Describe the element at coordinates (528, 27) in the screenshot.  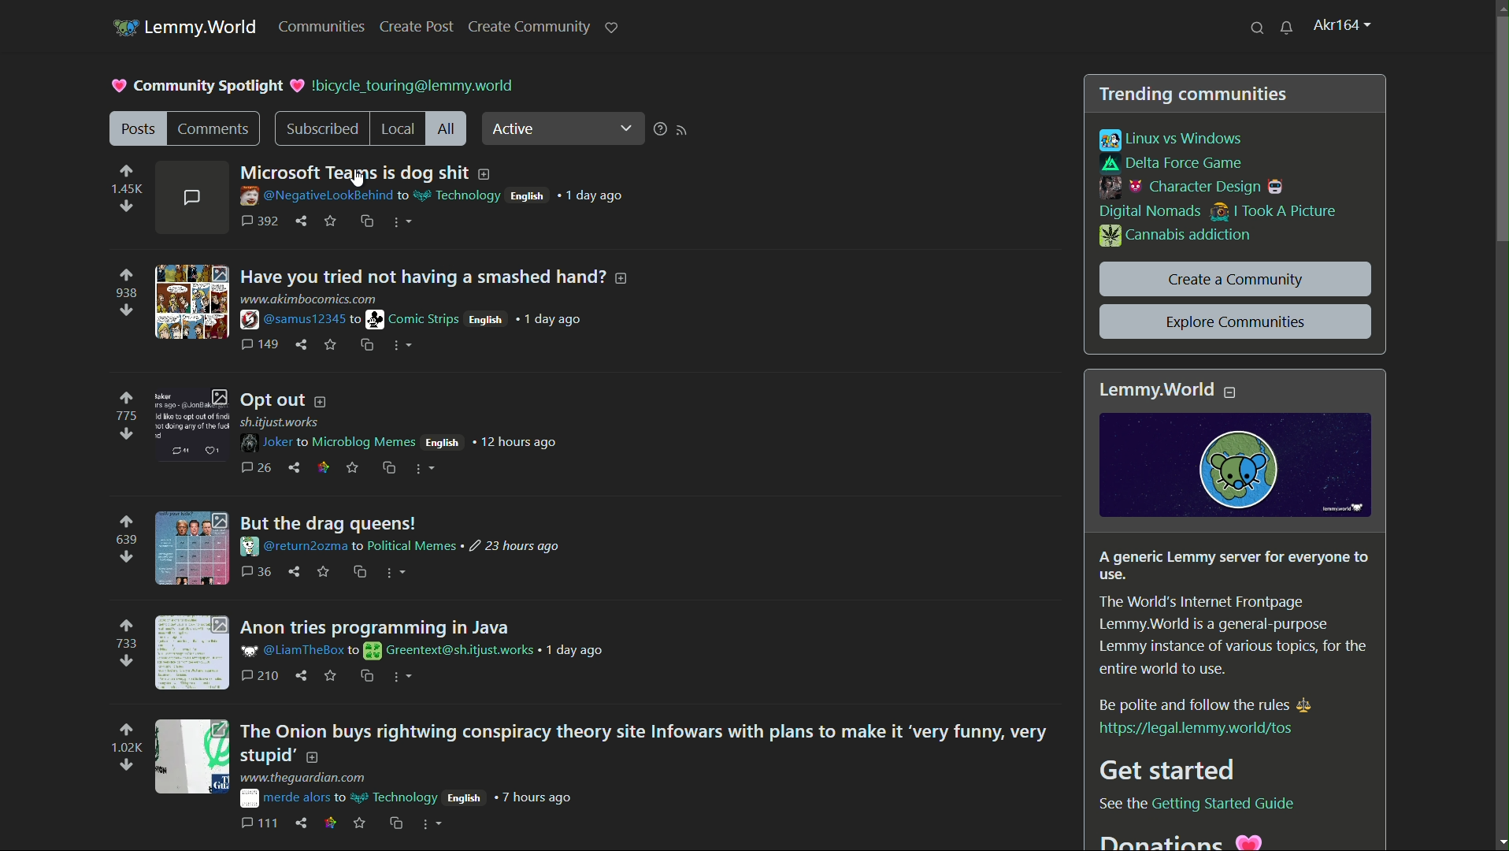
I see `create community` at that location.